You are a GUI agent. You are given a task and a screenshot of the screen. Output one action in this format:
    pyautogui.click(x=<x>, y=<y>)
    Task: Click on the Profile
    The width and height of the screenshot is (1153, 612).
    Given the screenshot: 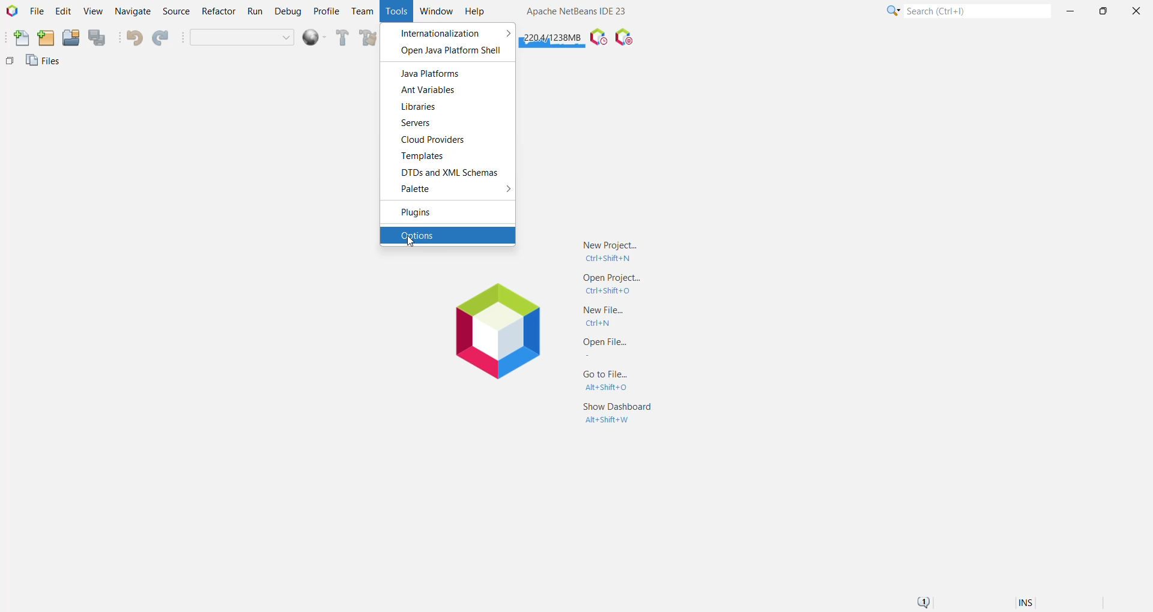 What is the action you would take?
    pyautogui.click(x=327, y=11)
    